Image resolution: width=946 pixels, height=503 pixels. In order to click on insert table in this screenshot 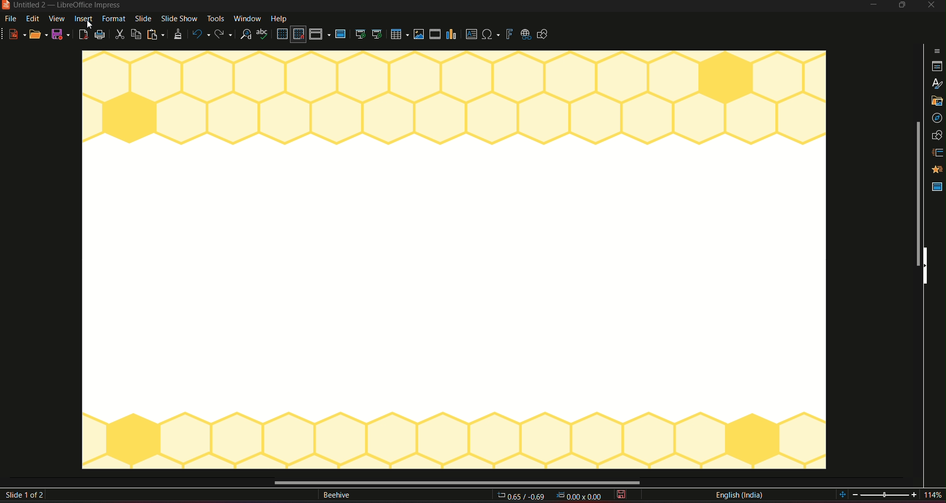, I will do `click(398, 34)`.